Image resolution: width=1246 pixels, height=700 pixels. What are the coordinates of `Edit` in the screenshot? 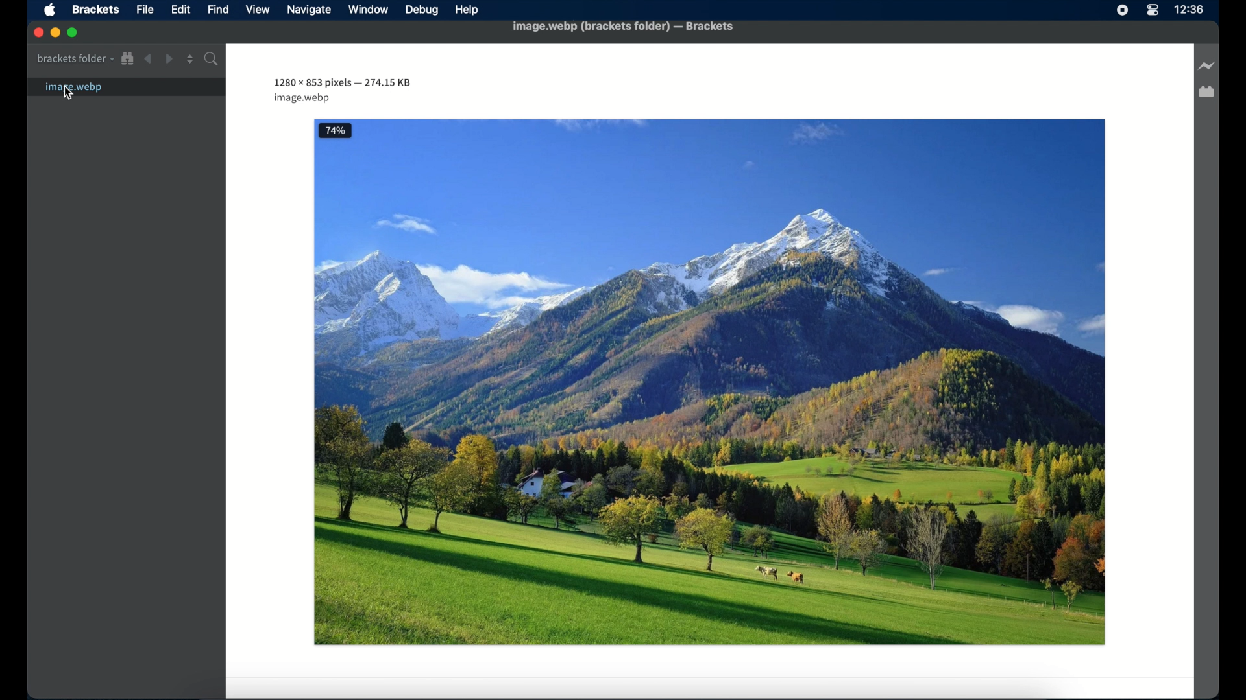 It's located at (185, 12).